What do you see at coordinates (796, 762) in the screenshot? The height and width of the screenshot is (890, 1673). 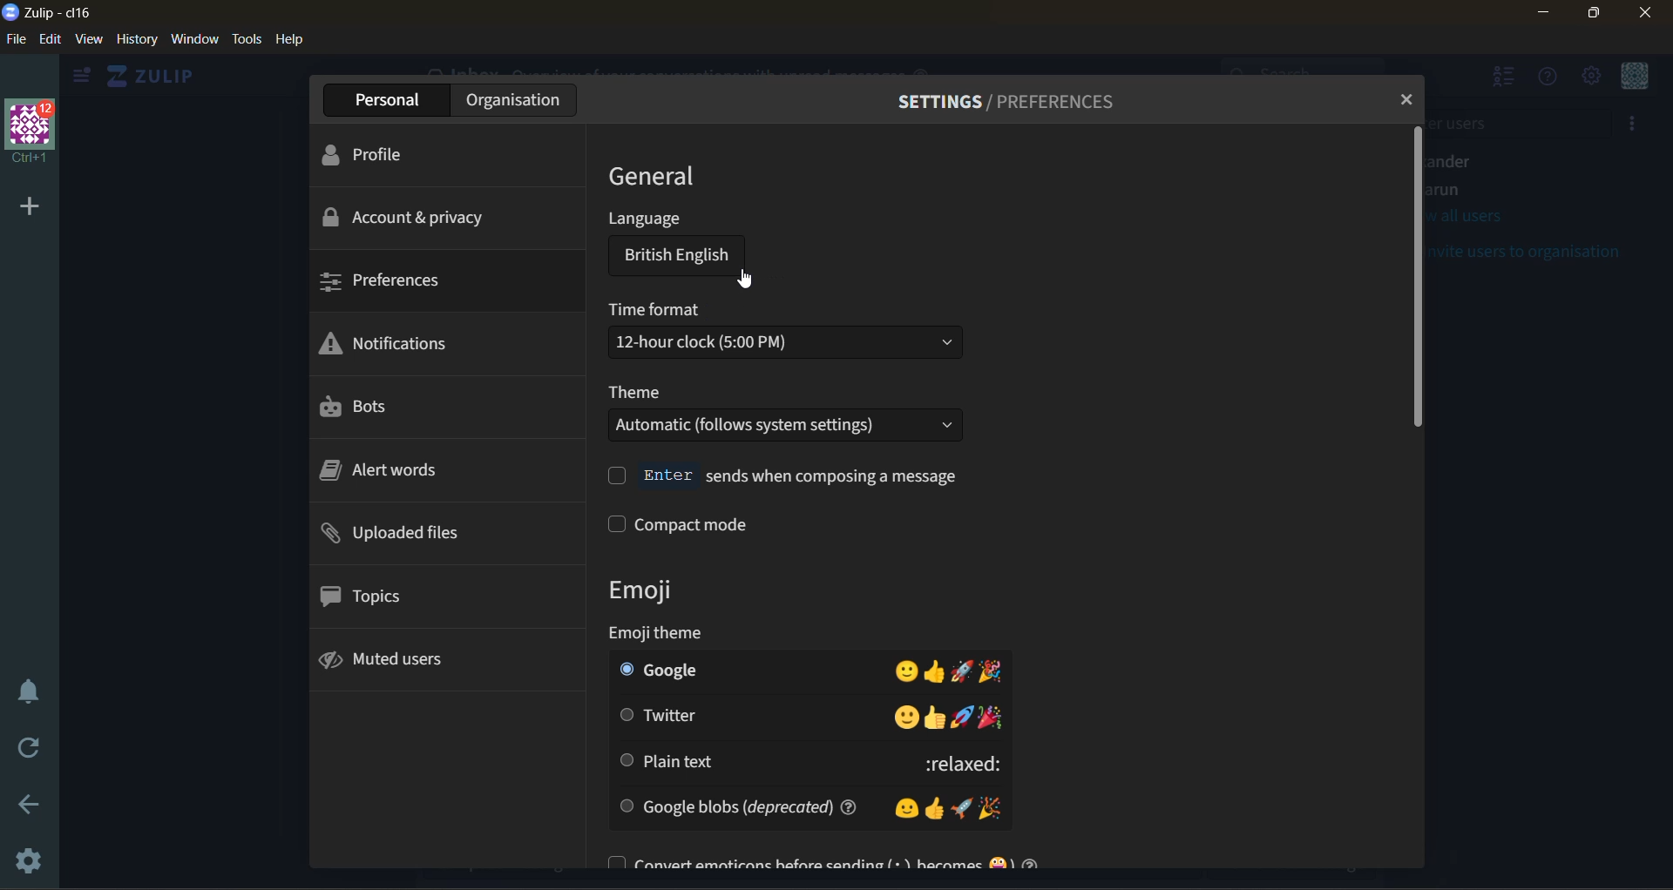 I see `plain text` at bounding box center [796, 762].